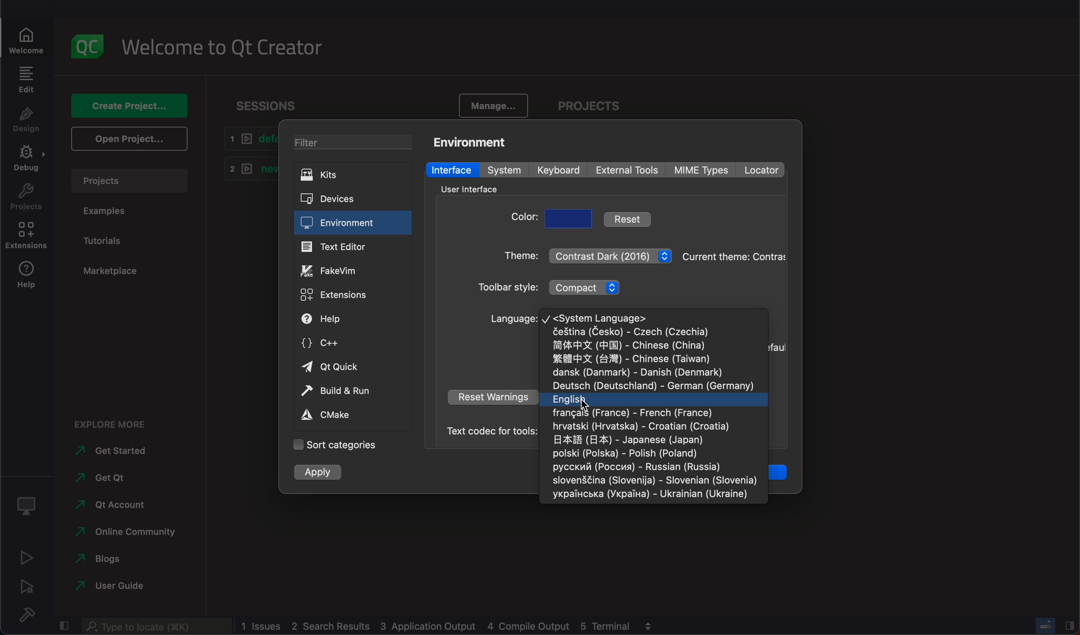 The image size is (1080, 635). I want to click on toolbar style menu, so click(584, 287).